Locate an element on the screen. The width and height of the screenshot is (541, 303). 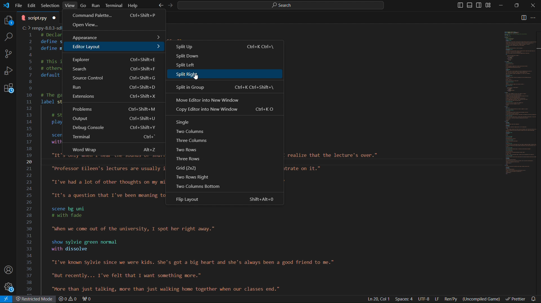
Close is located at coordinates (533, 5).